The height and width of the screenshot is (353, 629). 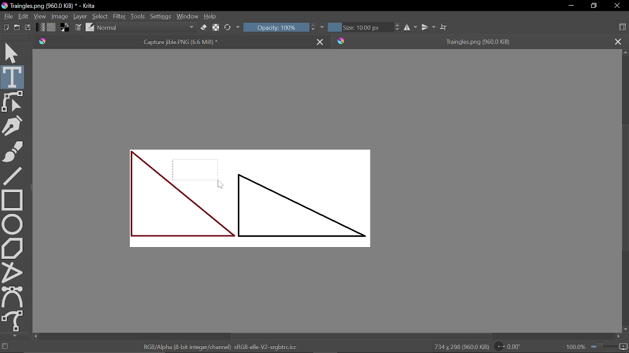 I want to click on Edit brush settings , so click(x=79, y=28).